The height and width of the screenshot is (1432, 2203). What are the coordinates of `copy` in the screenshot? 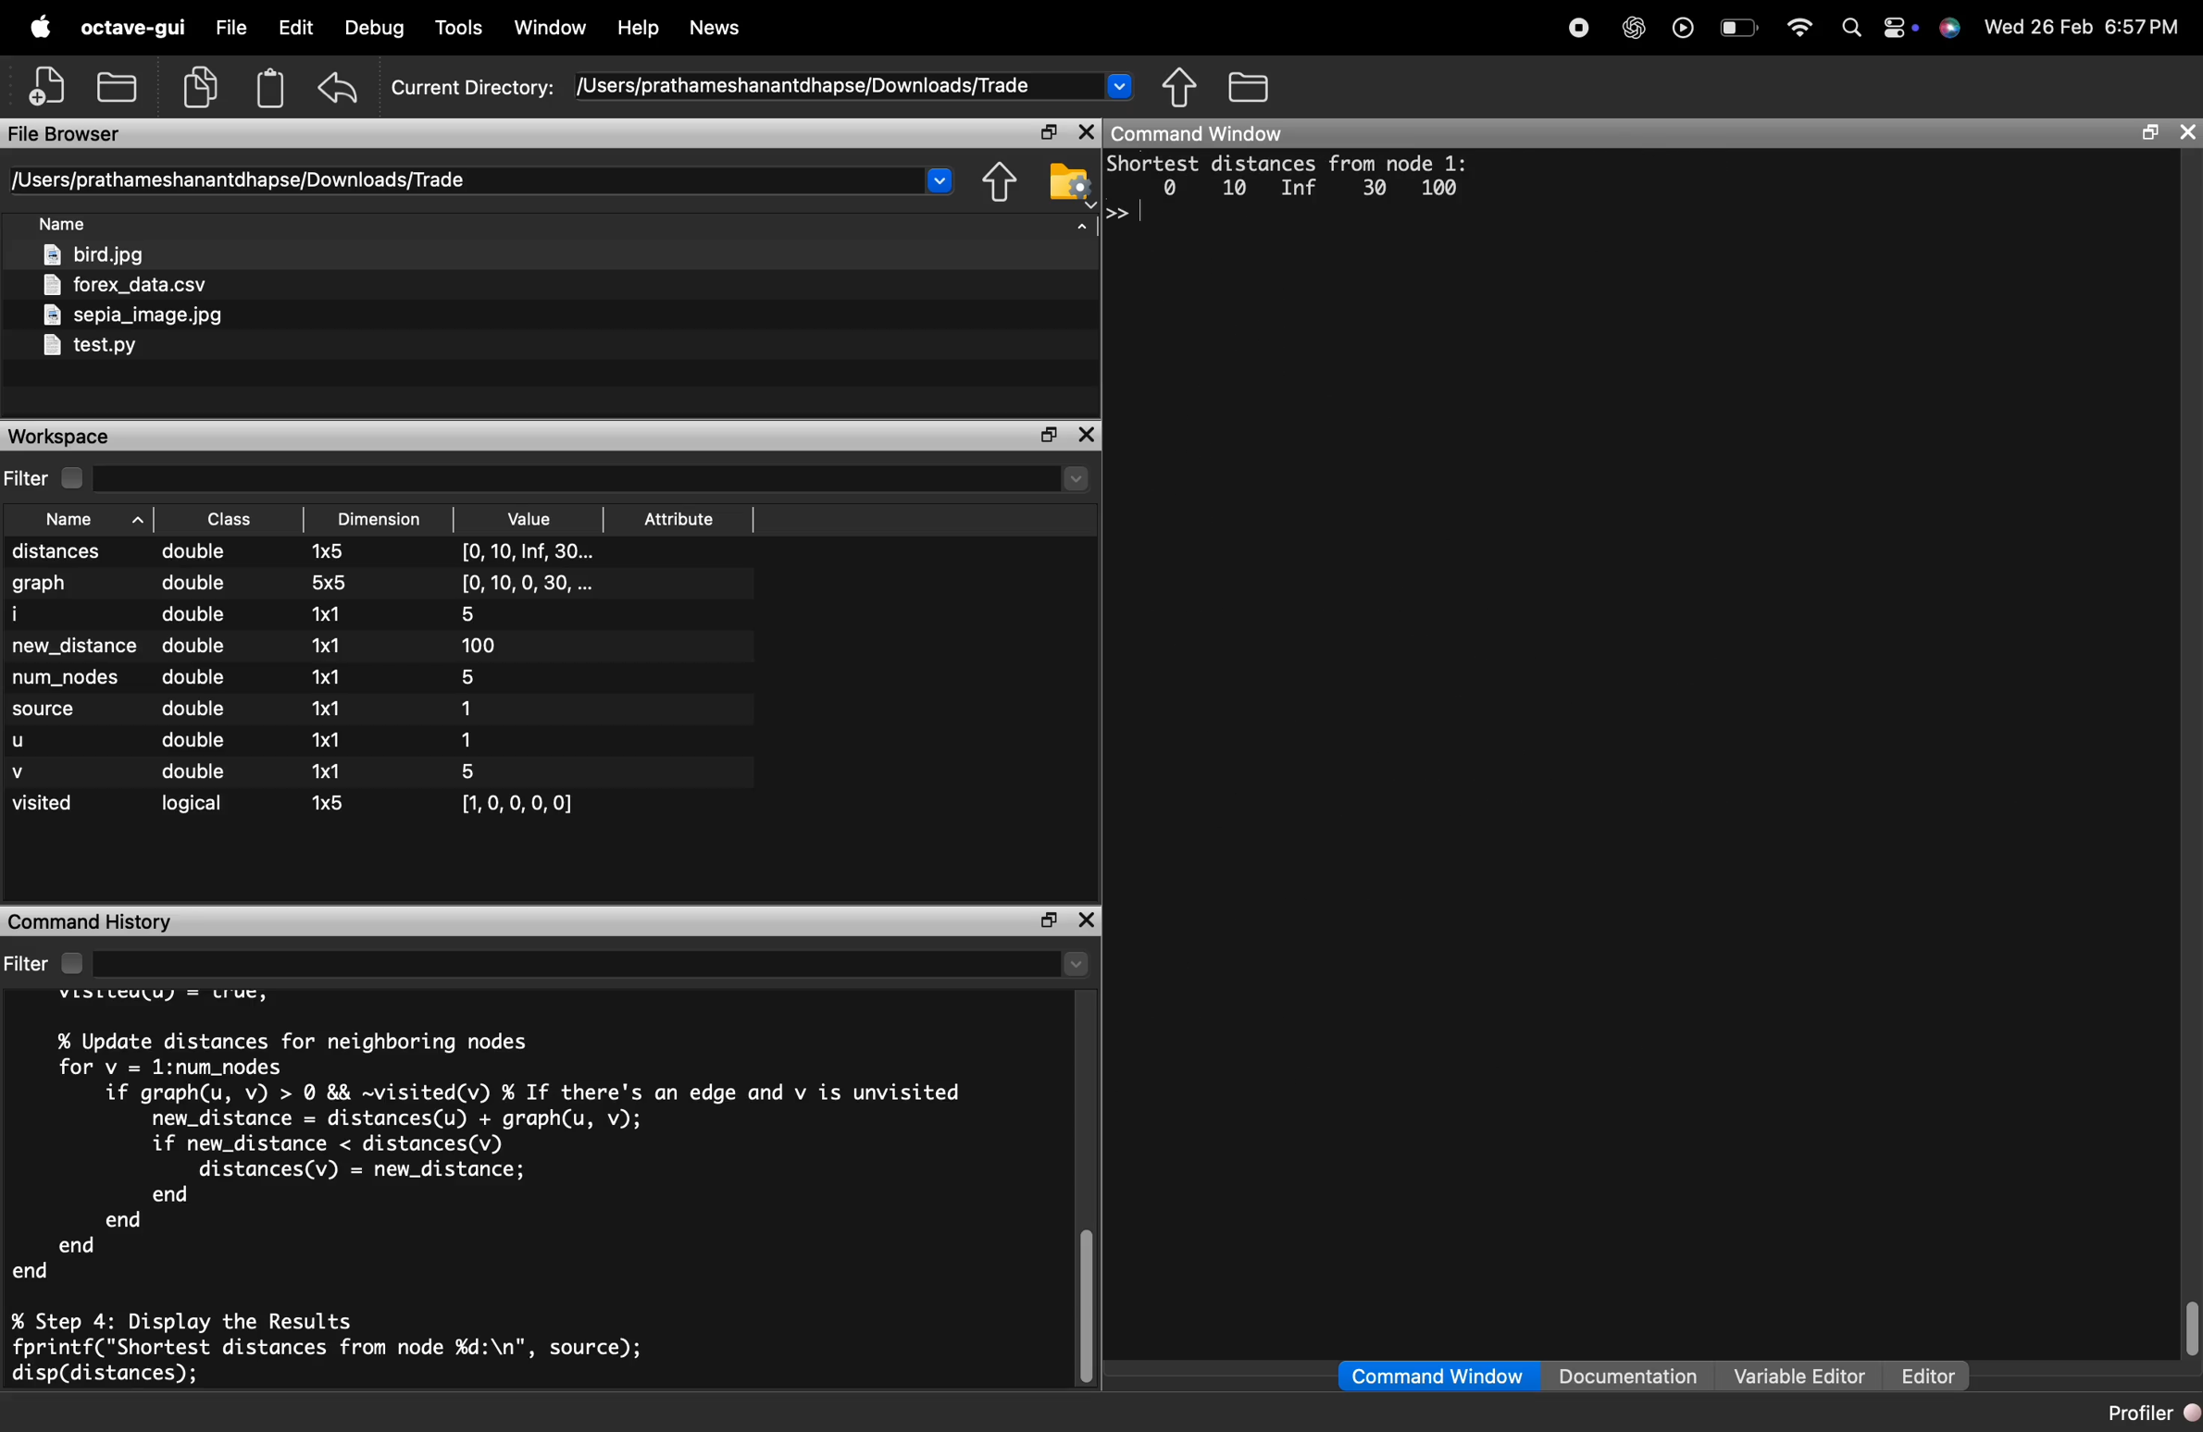 It's located at (199, 85).